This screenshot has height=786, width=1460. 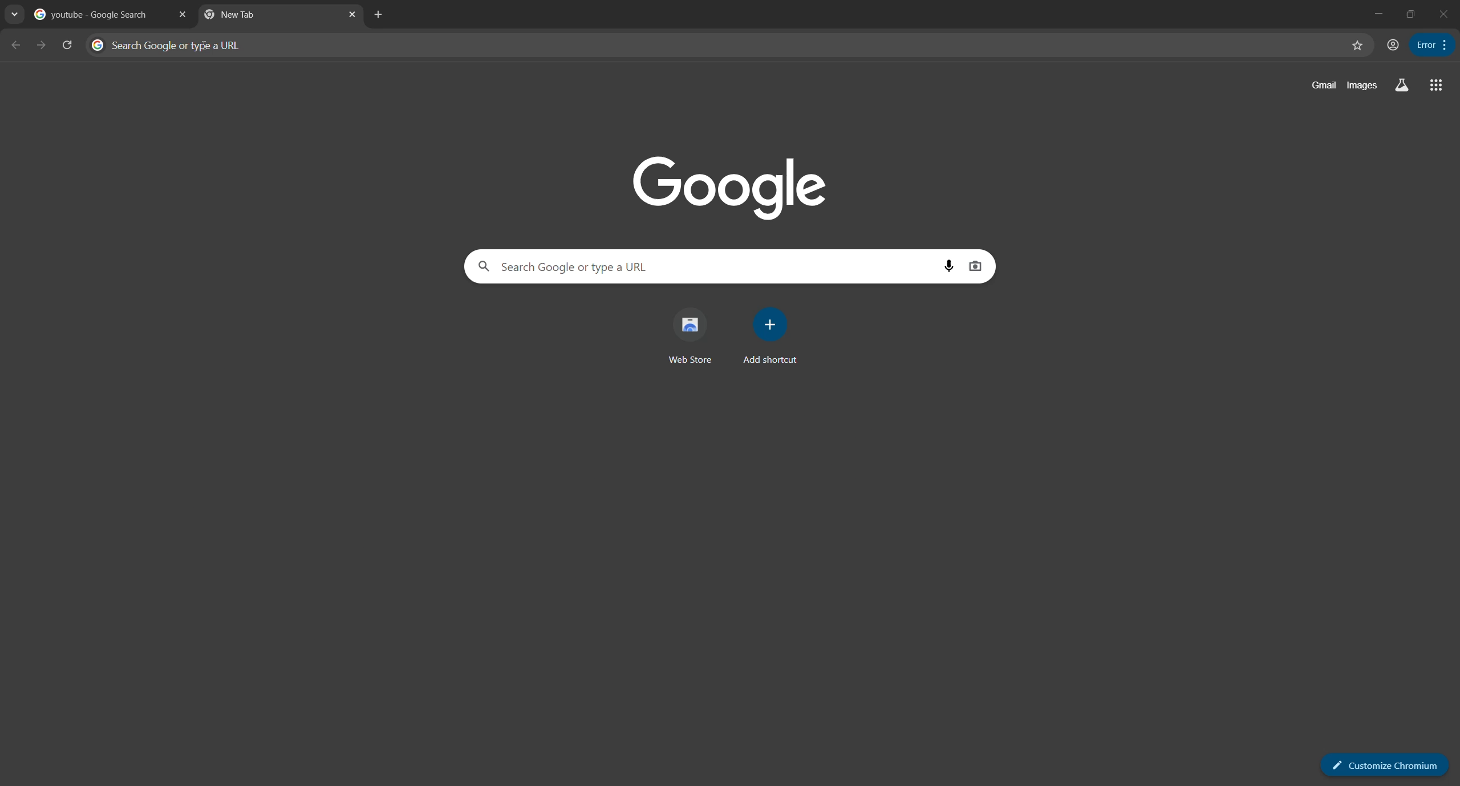 I want to click on back, so click(x=16, y=45).